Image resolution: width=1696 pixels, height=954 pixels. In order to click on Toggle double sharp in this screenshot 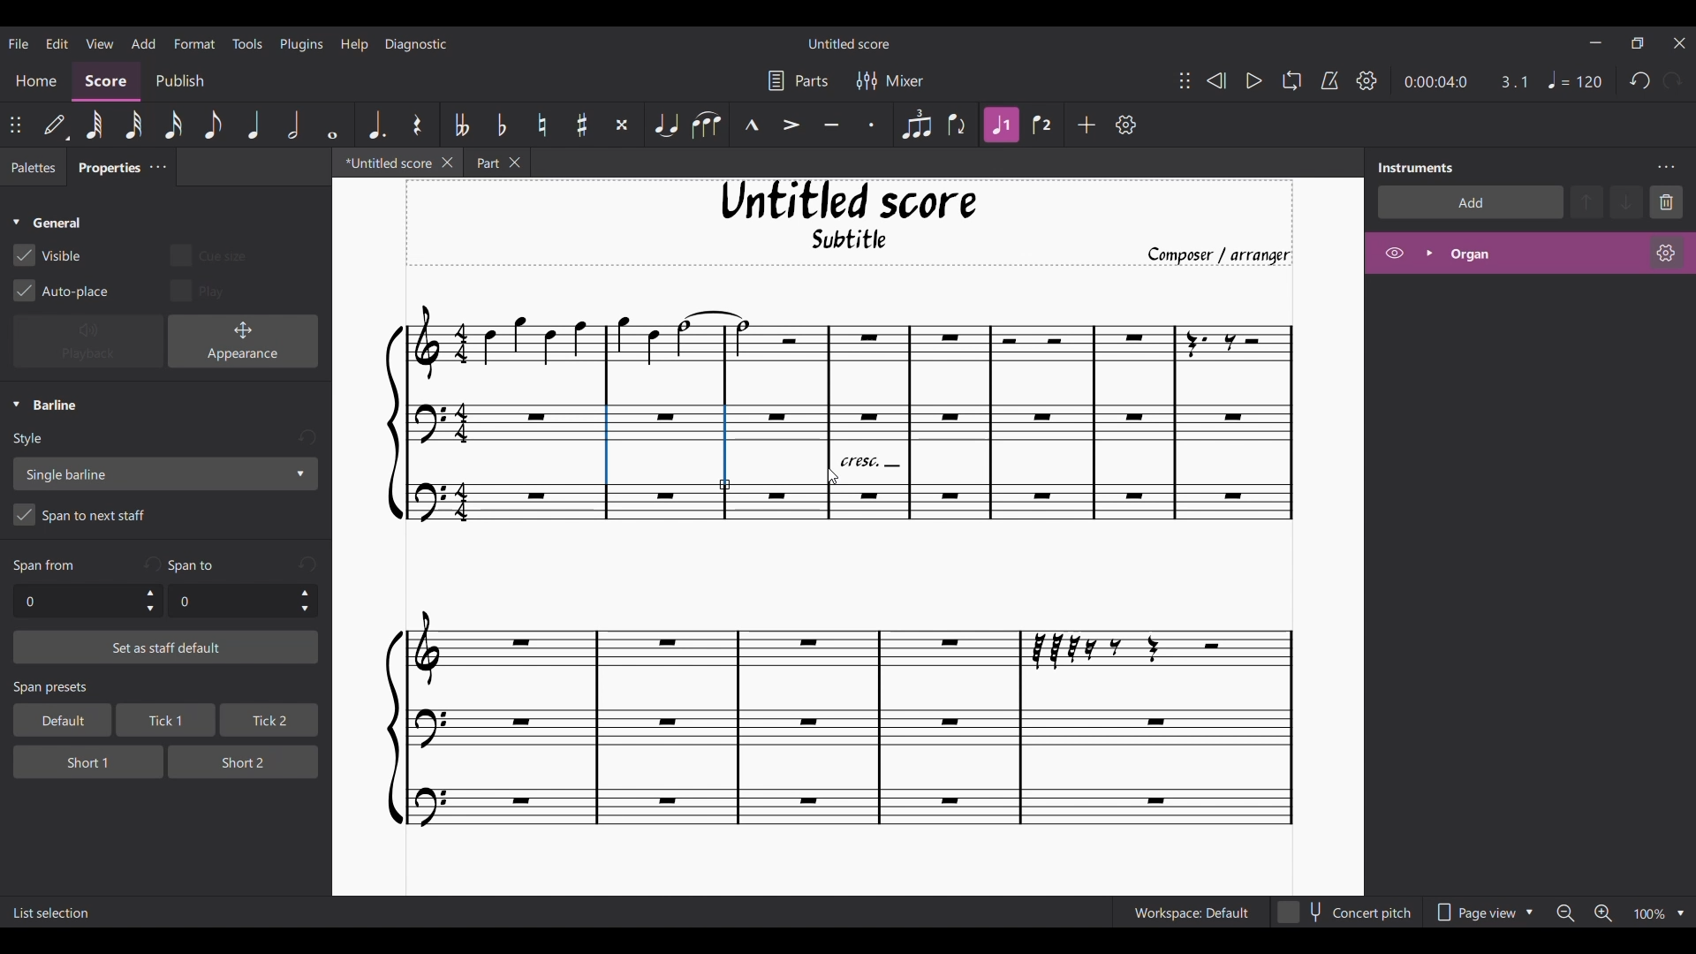, I will do `click(622, 125)`.